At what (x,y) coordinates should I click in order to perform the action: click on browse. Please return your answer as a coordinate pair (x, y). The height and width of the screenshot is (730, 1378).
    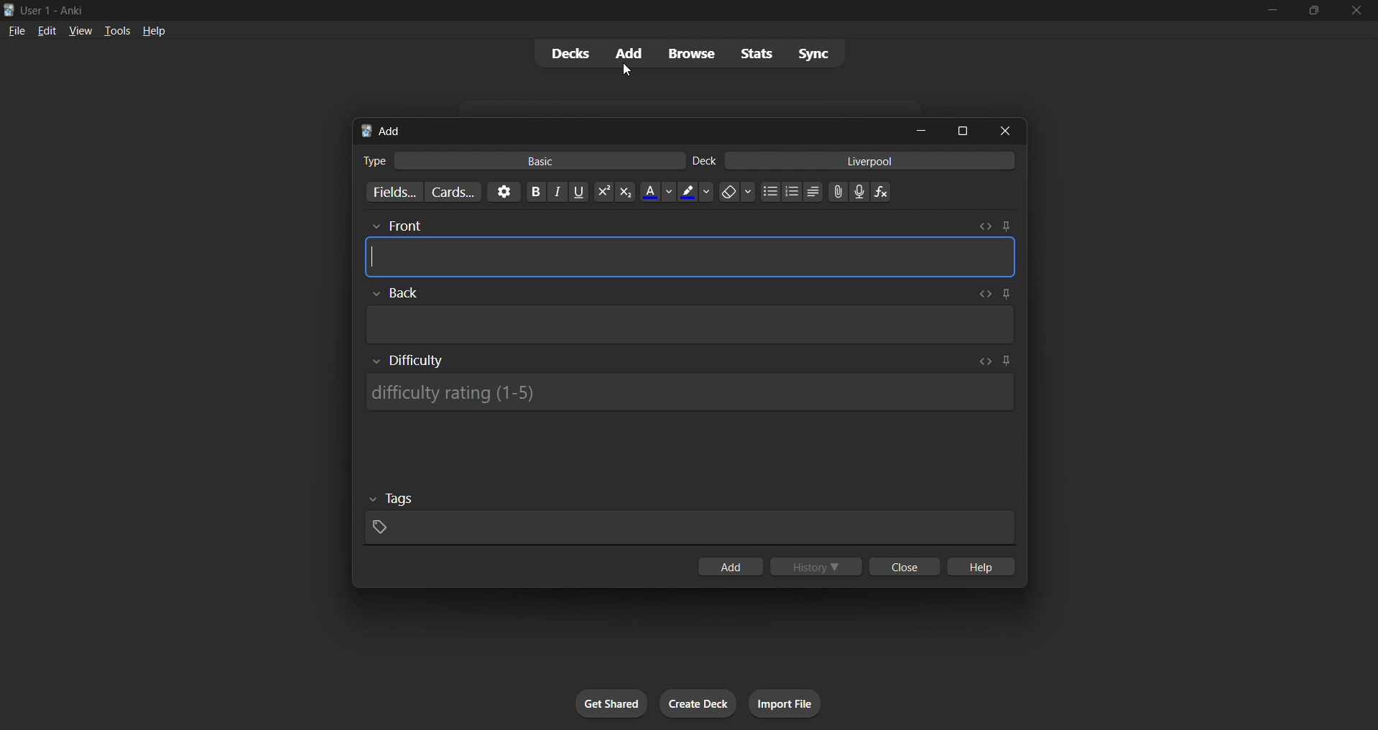
    Looking at the image, I should click on (688, 52).